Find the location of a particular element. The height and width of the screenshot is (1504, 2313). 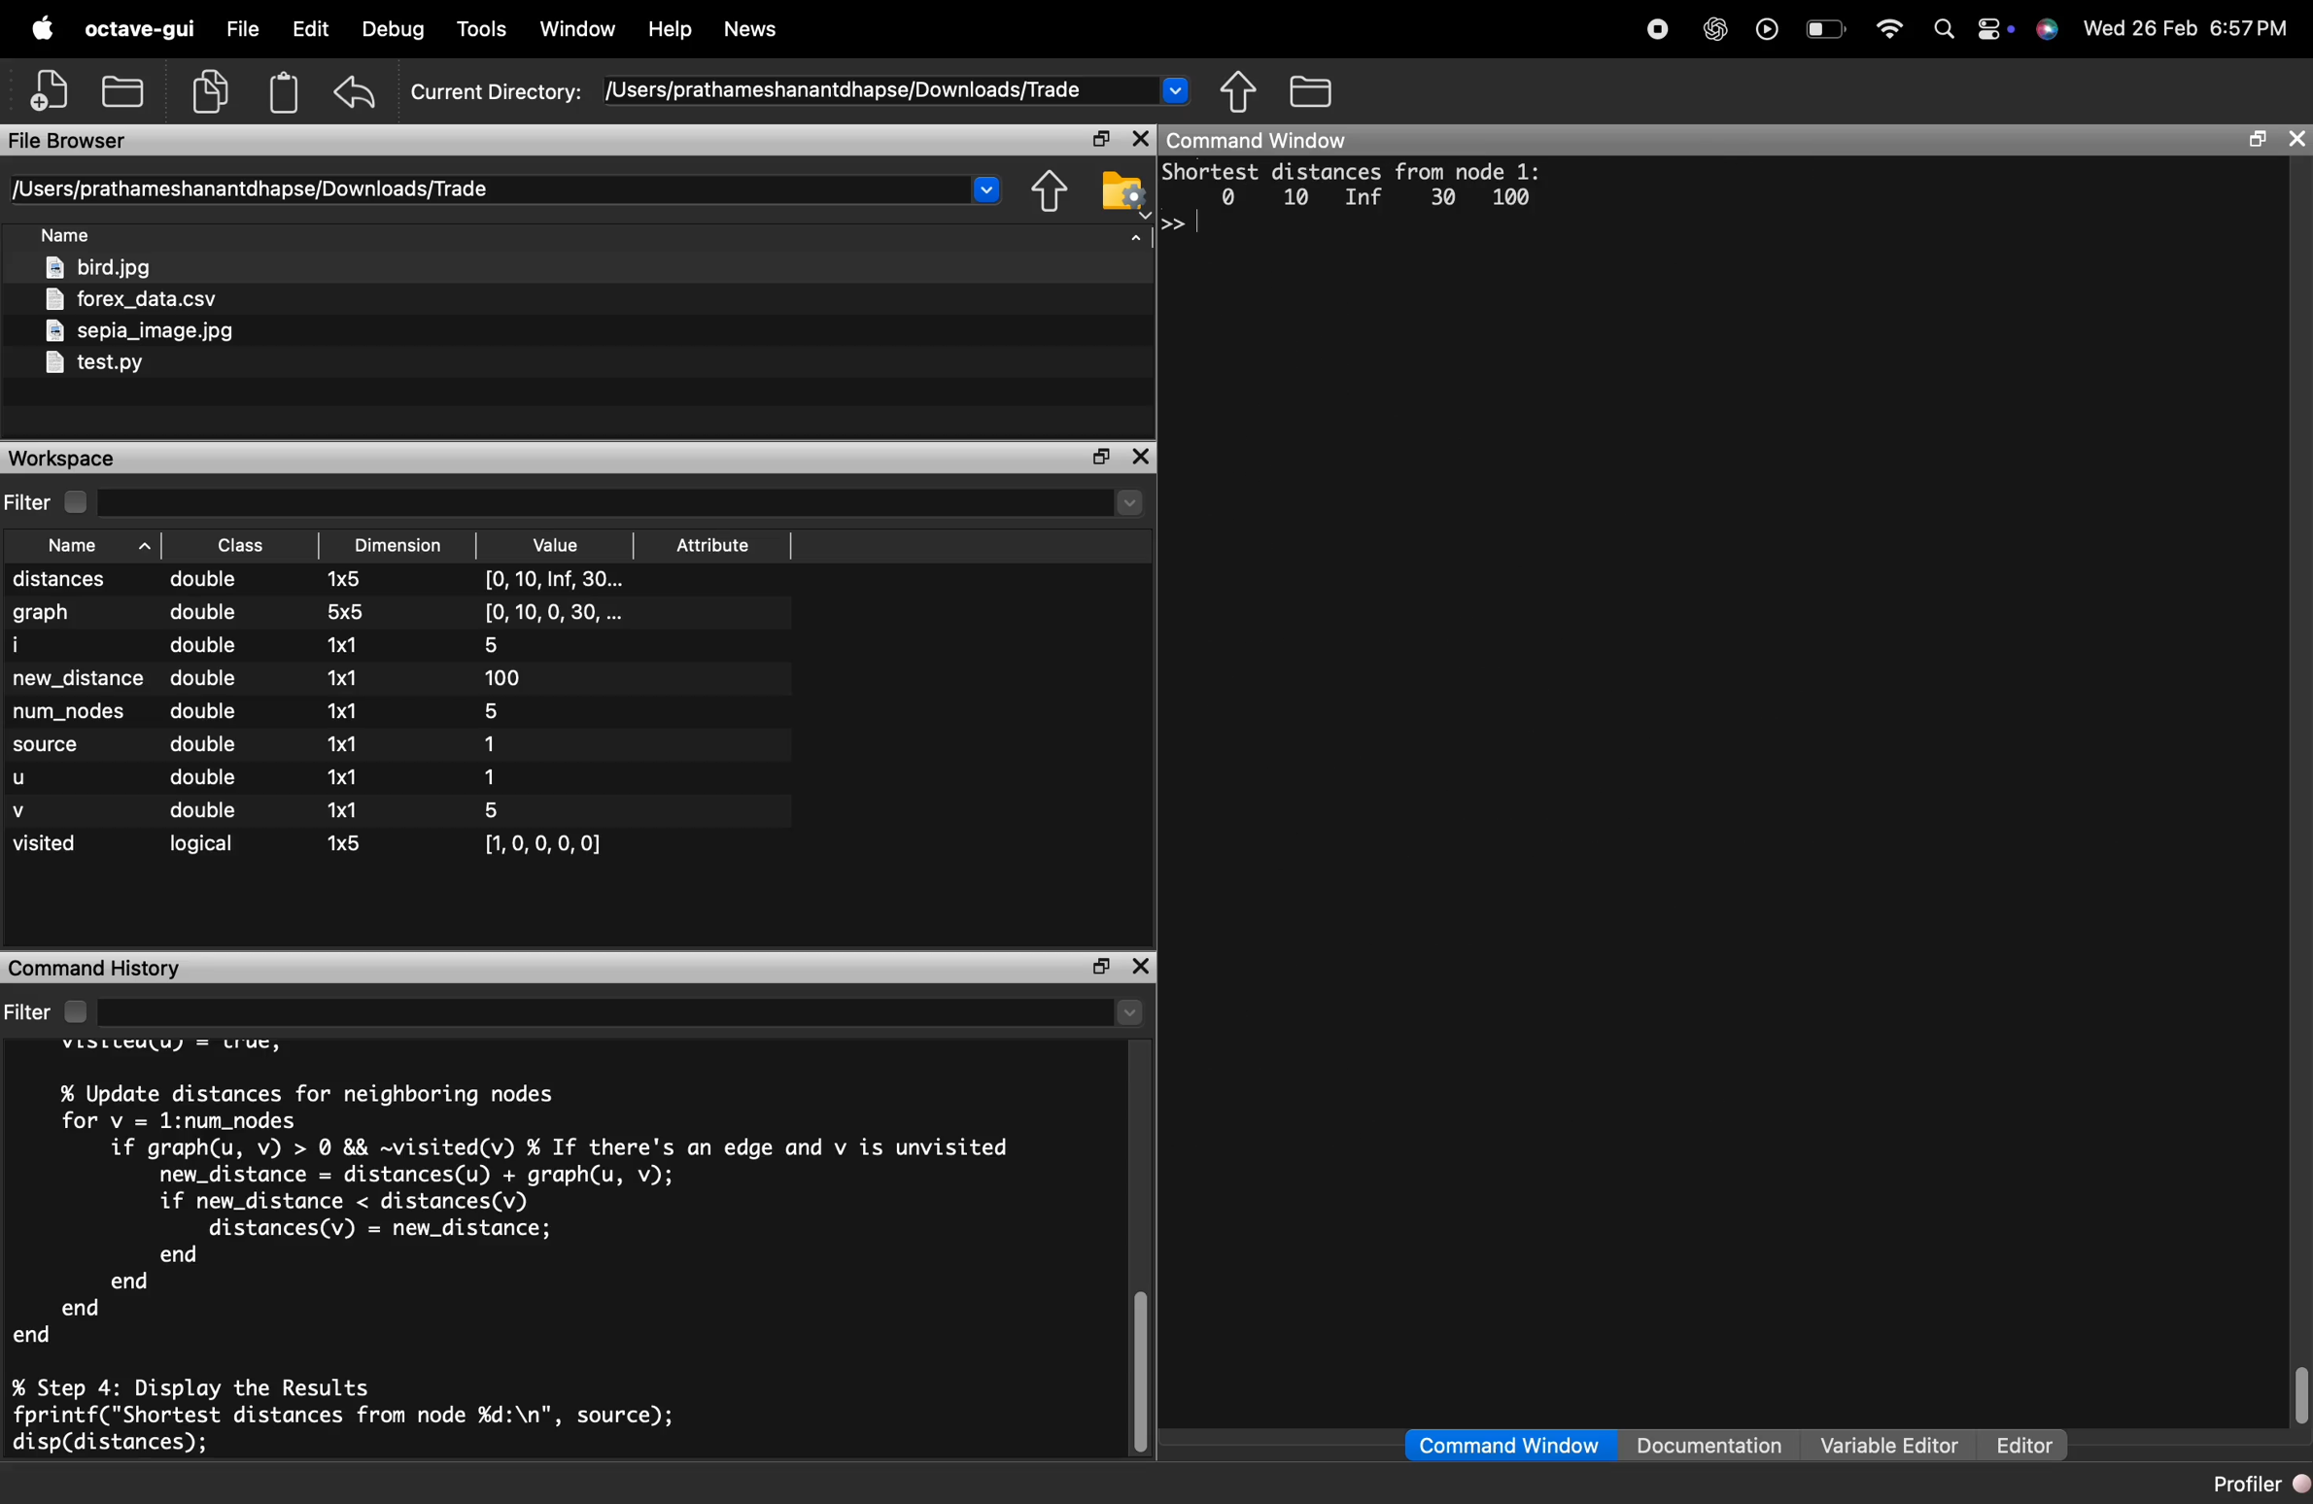

files is located at coordinates (143, 319).